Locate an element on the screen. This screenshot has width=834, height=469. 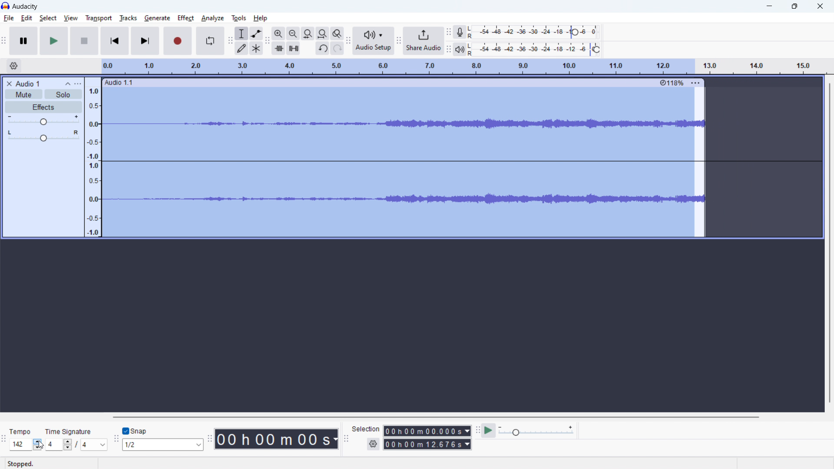
recording meter is located at coordinates (458, 32).